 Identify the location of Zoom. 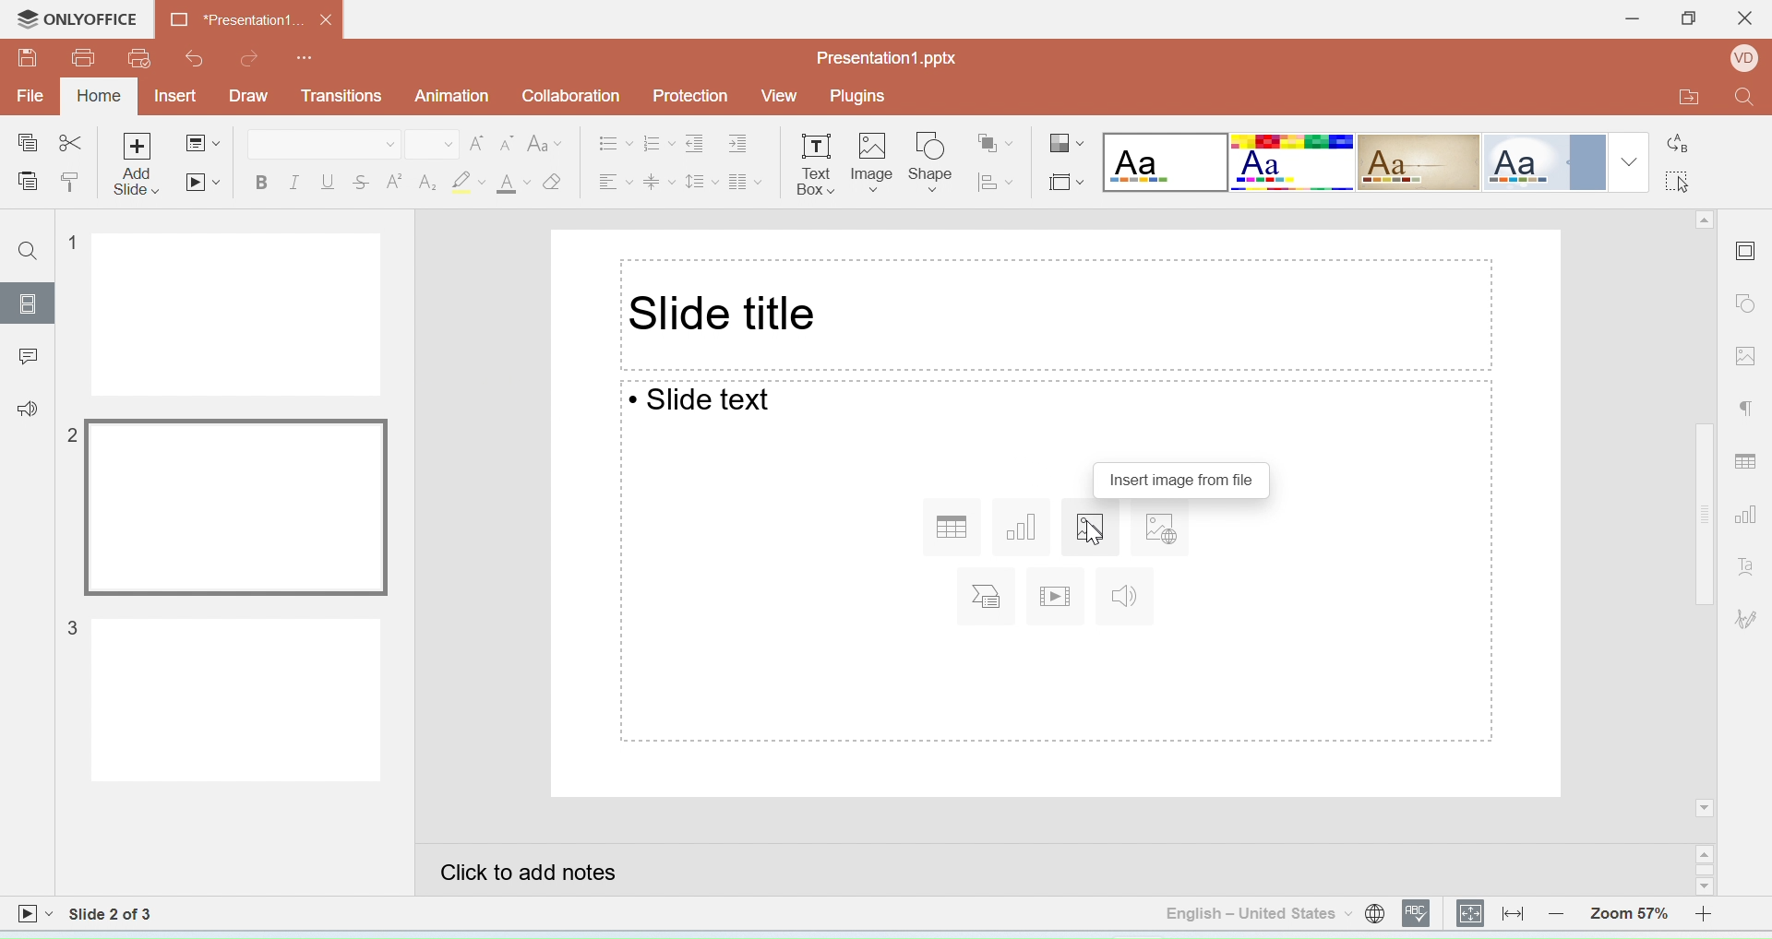
(1629, 910).